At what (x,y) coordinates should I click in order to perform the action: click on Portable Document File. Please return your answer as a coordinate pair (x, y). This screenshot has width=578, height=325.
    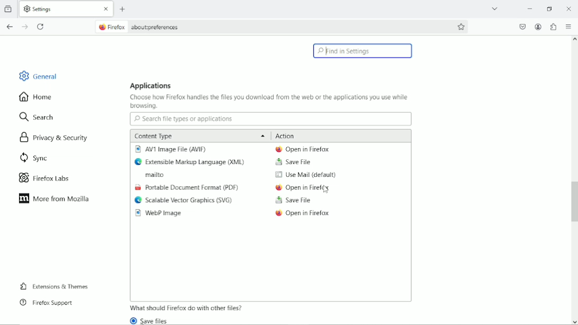
    Looking at the image, I should click on (186, 188).